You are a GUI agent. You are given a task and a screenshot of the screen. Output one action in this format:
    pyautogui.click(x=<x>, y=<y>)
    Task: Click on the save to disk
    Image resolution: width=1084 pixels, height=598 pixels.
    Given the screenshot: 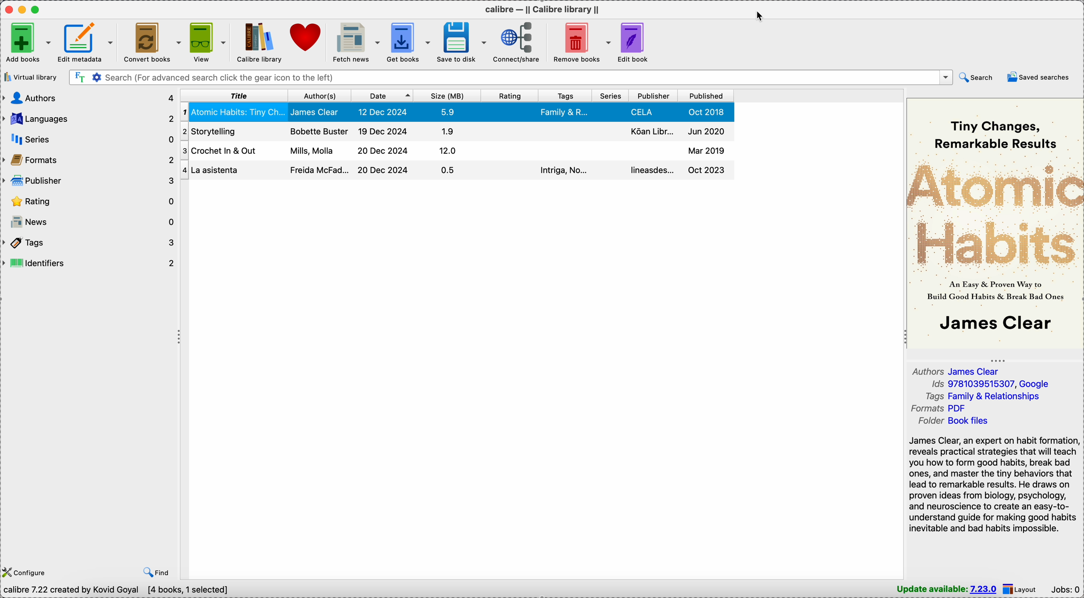 What is the action you would take?
    pyautogui.click(x=462, y=42)
    